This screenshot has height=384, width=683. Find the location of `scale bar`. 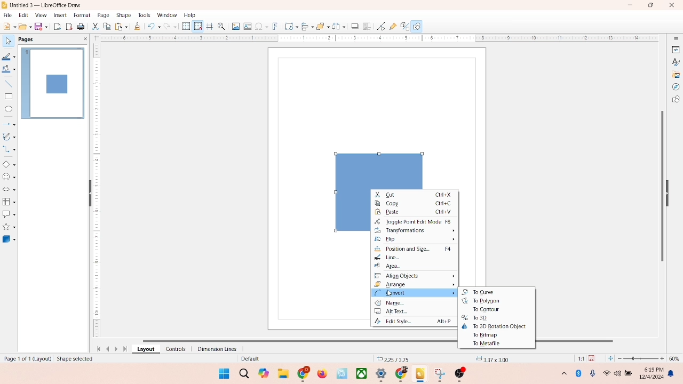

scale bar is located at coordinates (97, 192).